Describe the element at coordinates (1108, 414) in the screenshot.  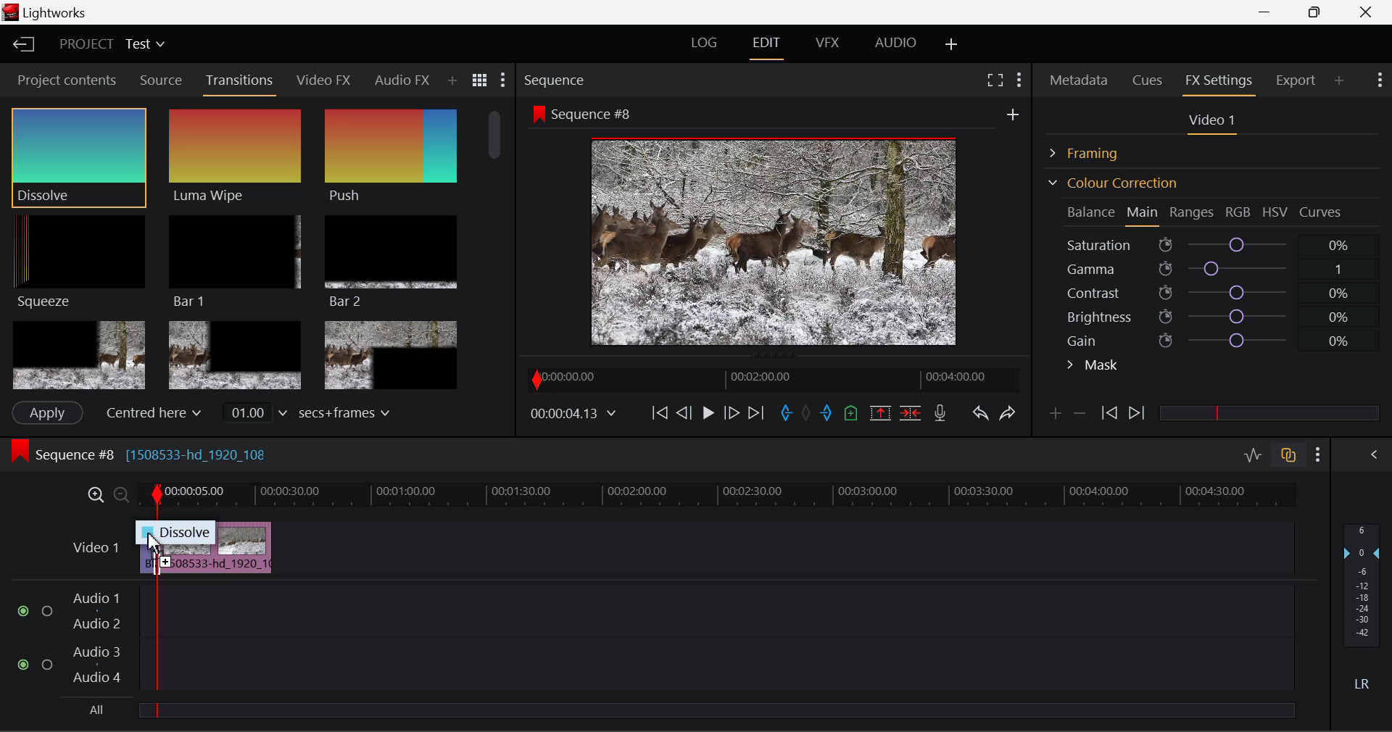
I see `Previous keyframe` at that location.